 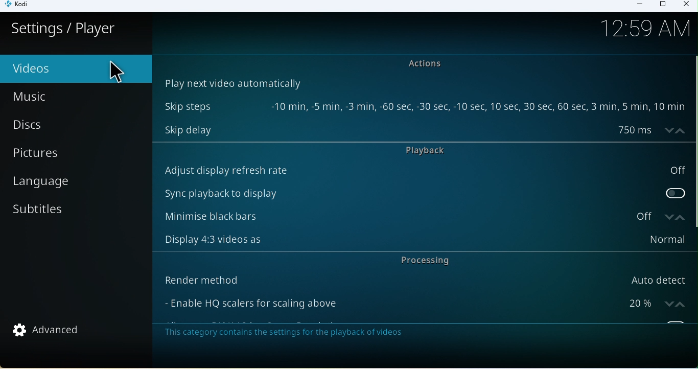 What do you see at coordinates (672, 130) in the screenshot?
I see `increase/decrease` at bounding box center [672, 130].